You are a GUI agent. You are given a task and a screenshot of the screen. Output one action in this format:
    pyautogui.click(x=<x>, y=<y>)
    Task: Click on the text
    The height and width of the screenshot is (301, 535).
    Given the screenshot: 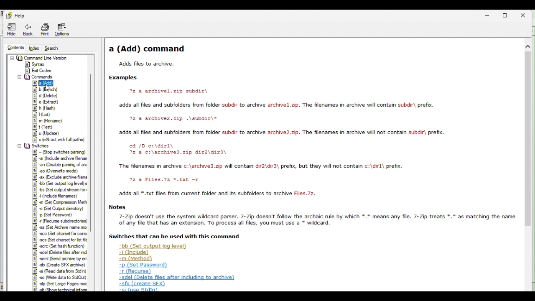 What is the action you would take?
    pyautogui.click(x=219, y=194)
    